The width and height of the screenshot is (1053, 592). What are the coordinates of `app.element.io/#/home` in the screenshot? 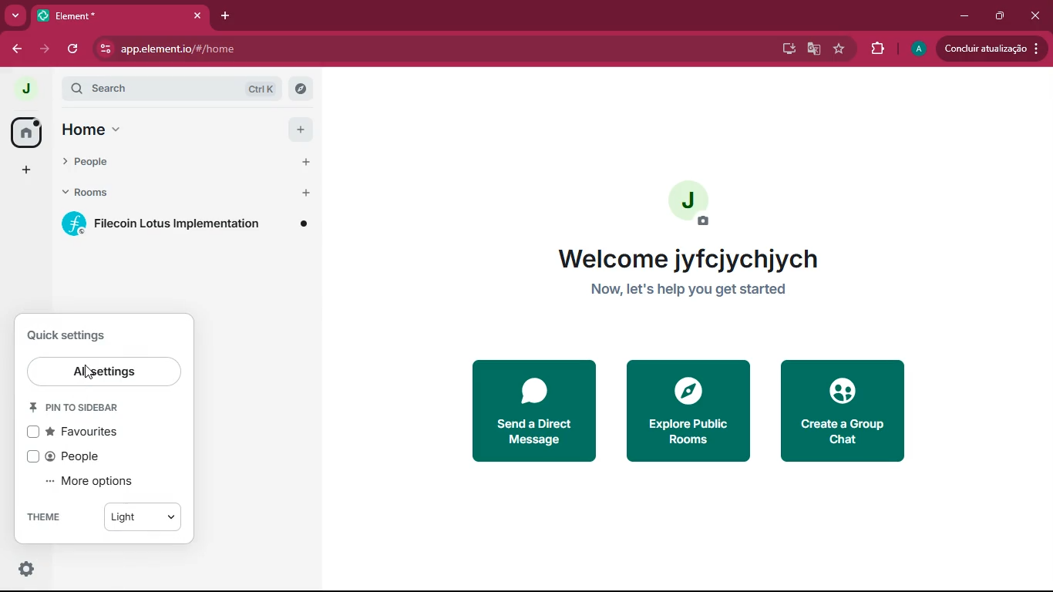 It's located at (382, 50).